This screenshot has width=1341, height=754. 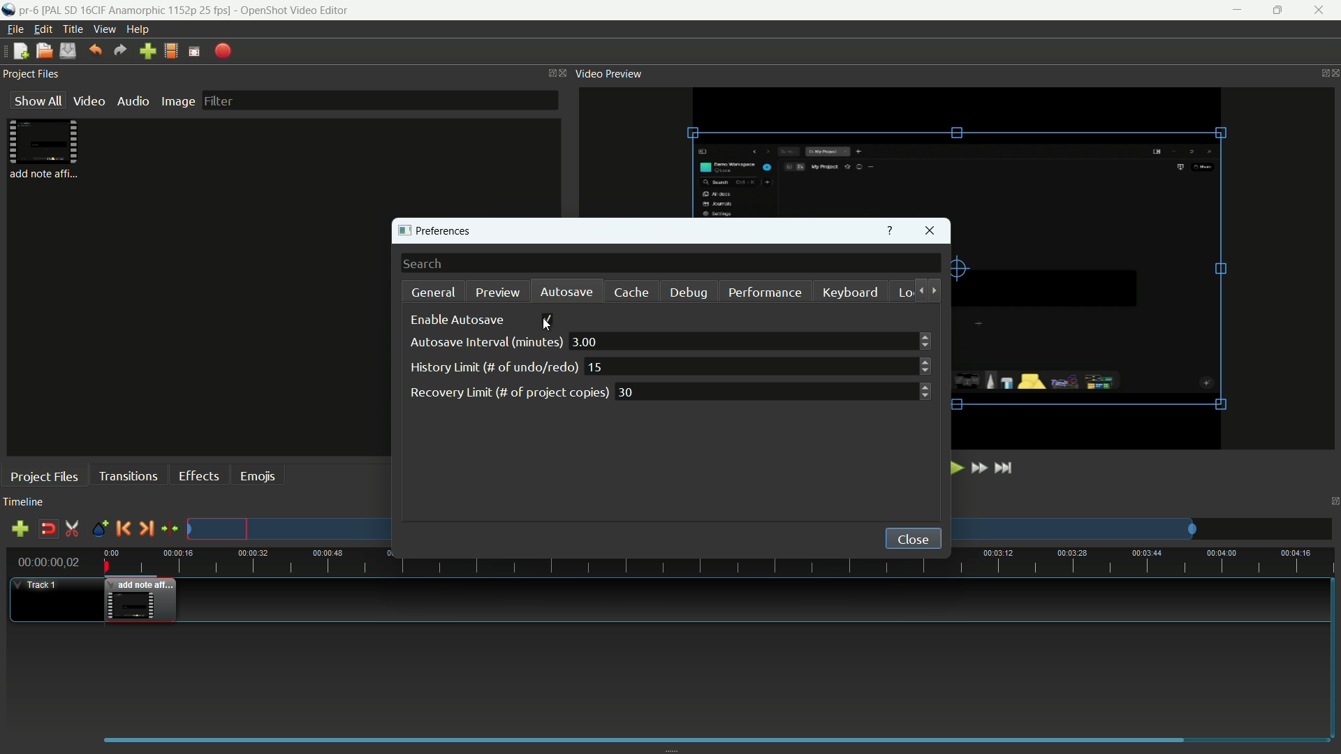 I want to click on video preview, so click(x=609, y=73).